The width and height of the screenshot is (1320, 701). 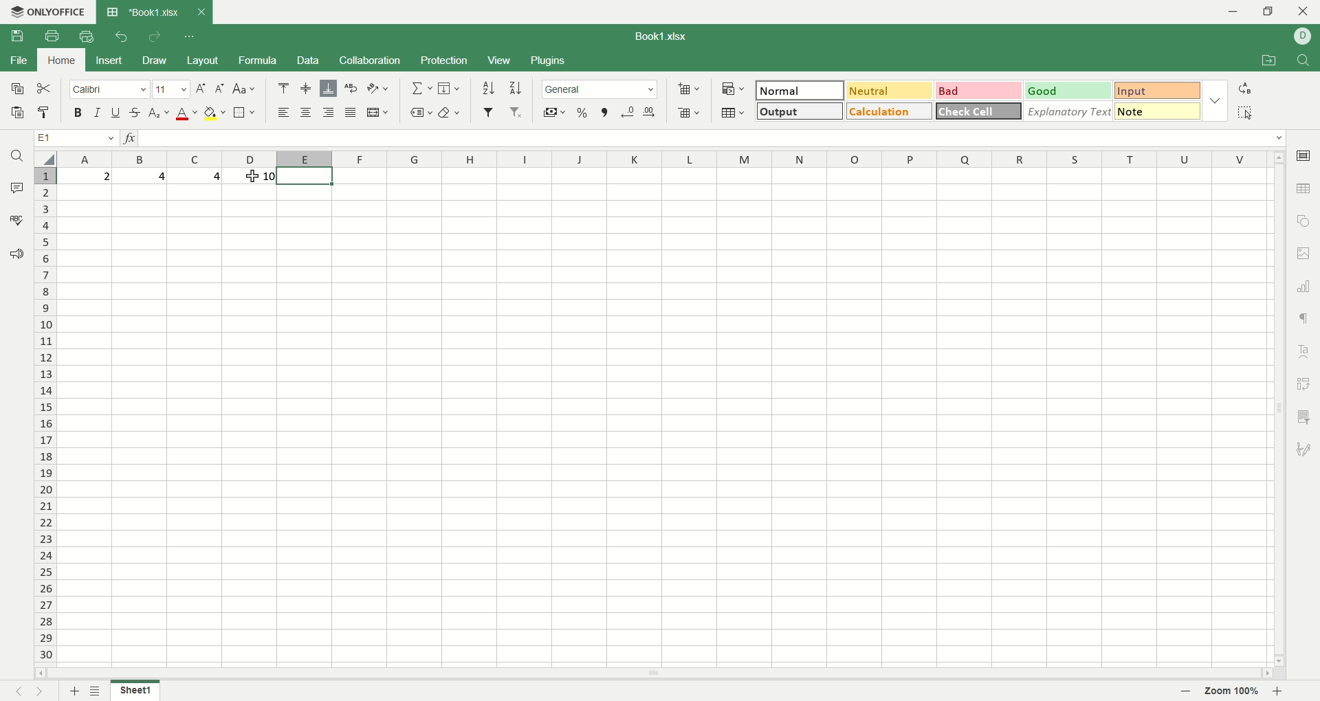 I want to click on cell settings, so click(x=1301, y=157).